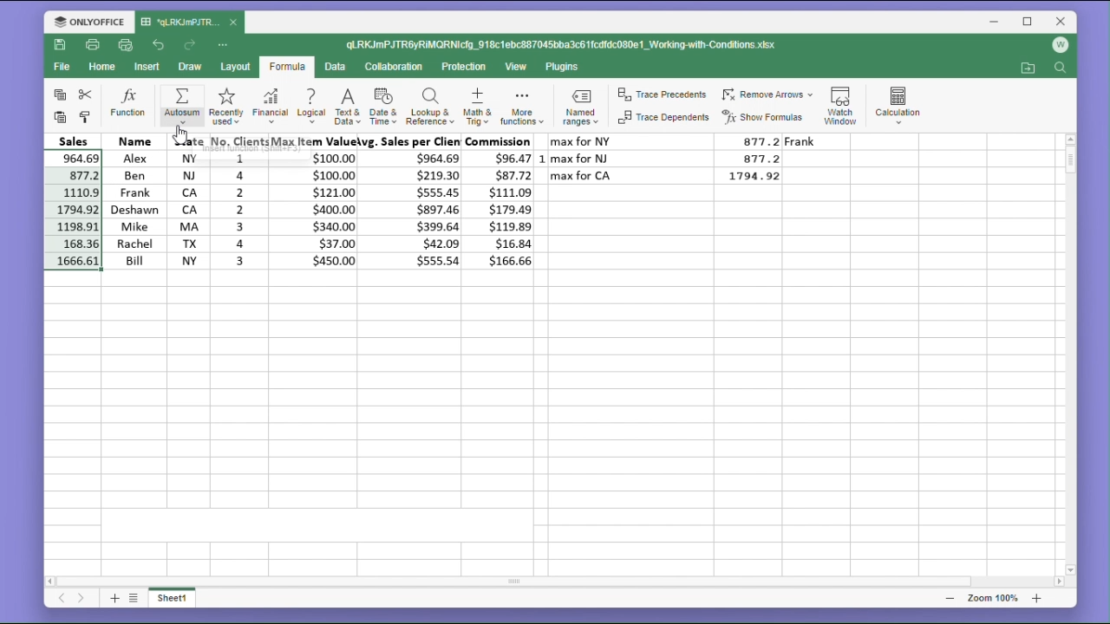 The image size is (1110, 624). What do you see at coordinates (190, 68) in the screenshot?
I see `draw` at bounding box center [190, 68].